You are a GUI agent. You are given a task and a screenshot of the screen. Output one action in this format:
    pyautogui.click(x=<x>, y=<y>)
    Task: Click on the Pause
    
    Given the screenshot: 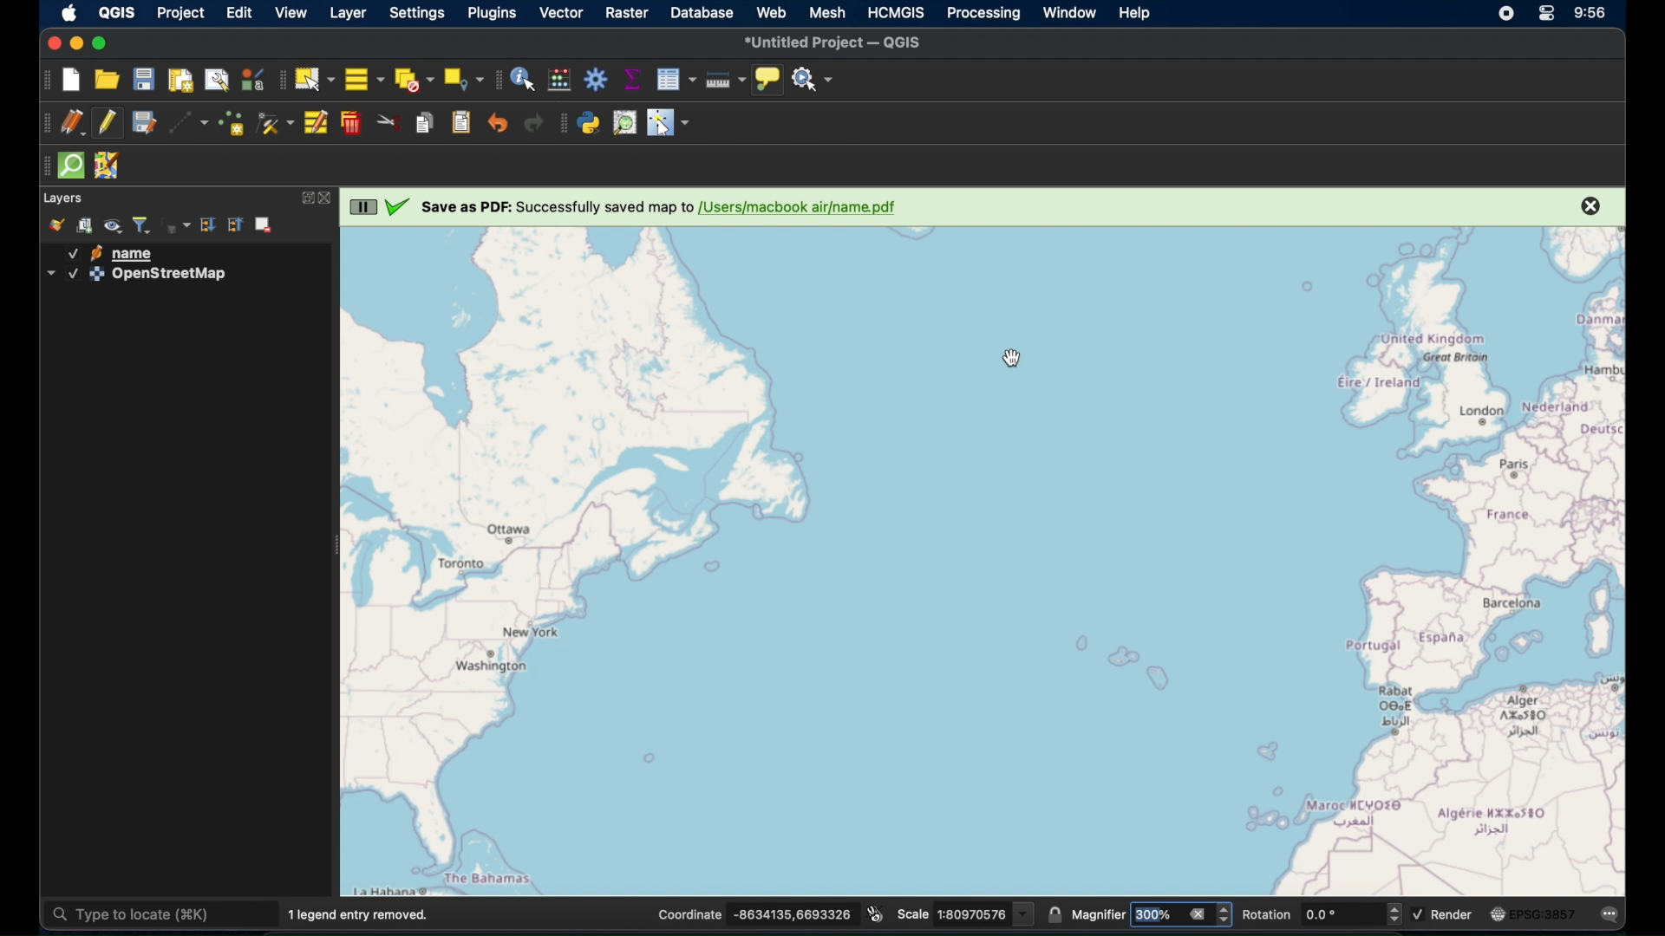 What is the action you would take?
    pyautogui.click(x=362, y=206)
    